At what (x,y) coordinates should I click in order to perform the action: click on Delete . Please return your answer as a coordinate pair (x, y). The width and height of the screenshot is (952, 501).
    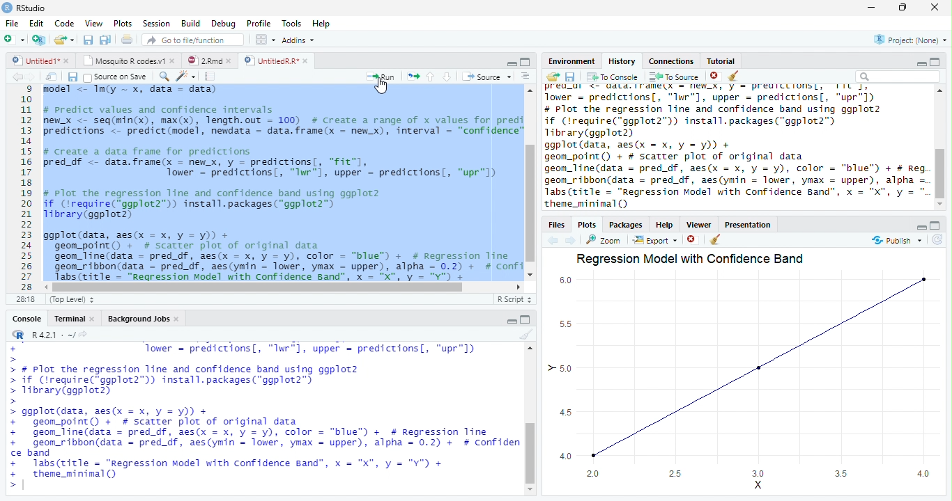
    Looking at the image, I should click on (693, 240).